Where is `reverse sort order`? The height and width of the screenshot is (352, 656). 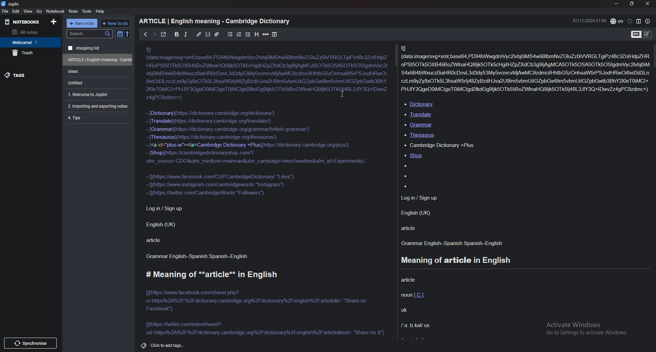 reverse sort order is located at coordinates (127, 35).